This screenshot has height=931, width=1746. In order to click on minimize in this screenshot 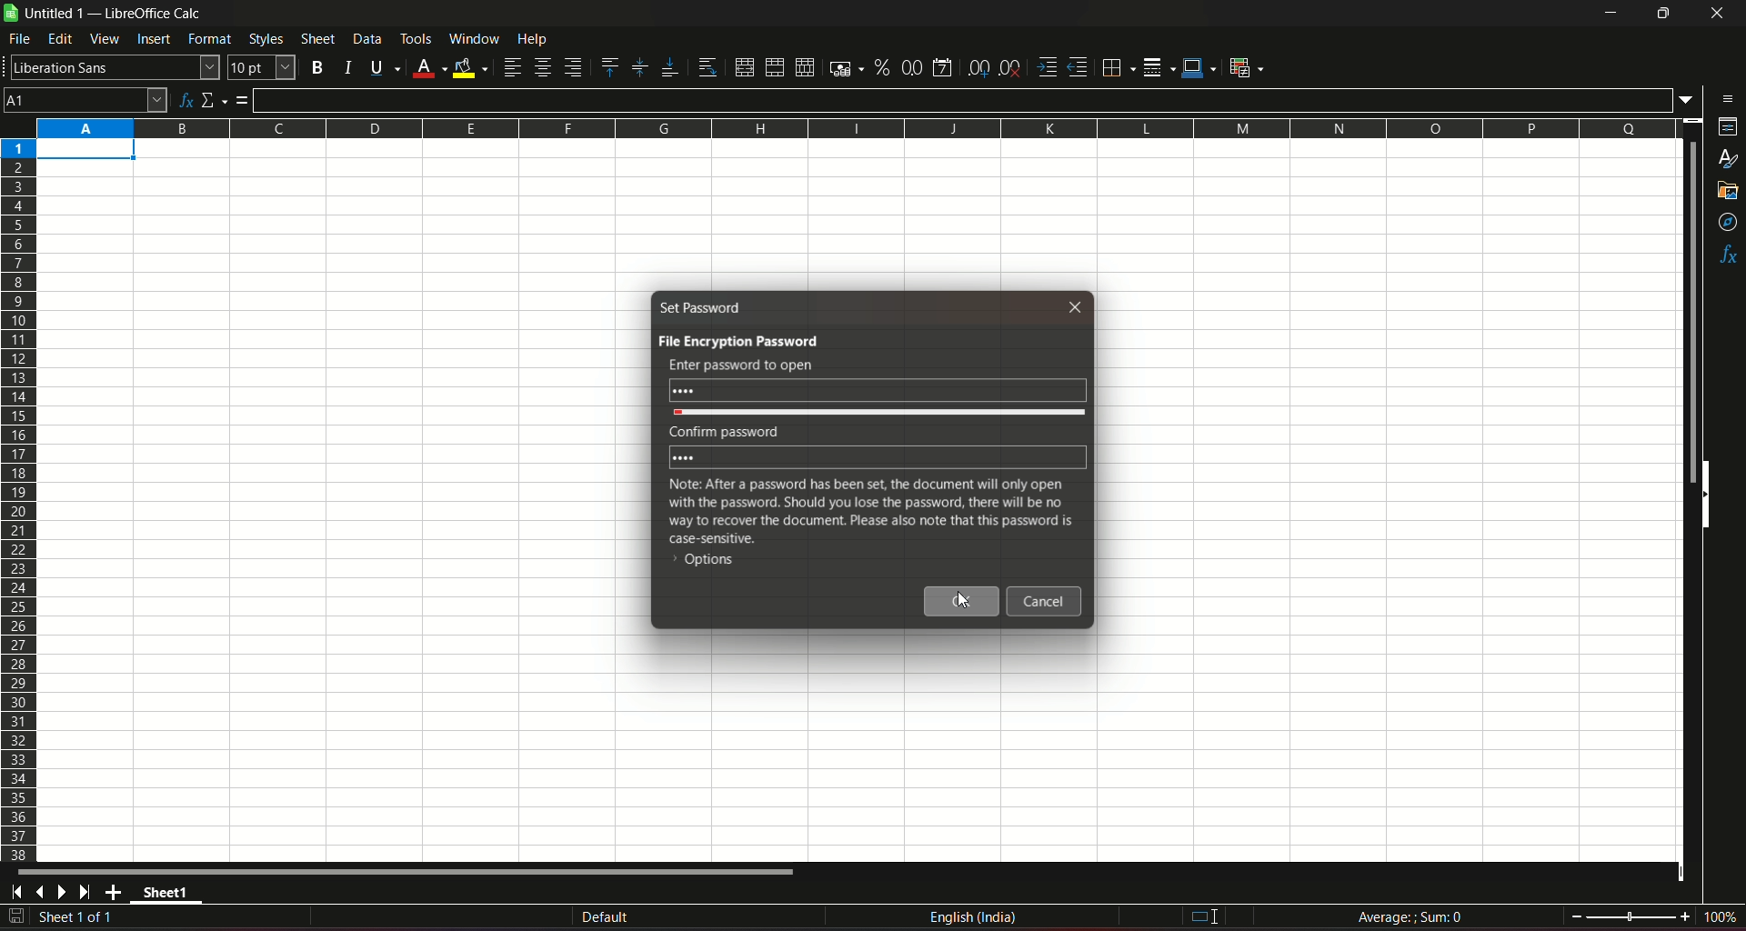, I will do `click(1609, 14)`.